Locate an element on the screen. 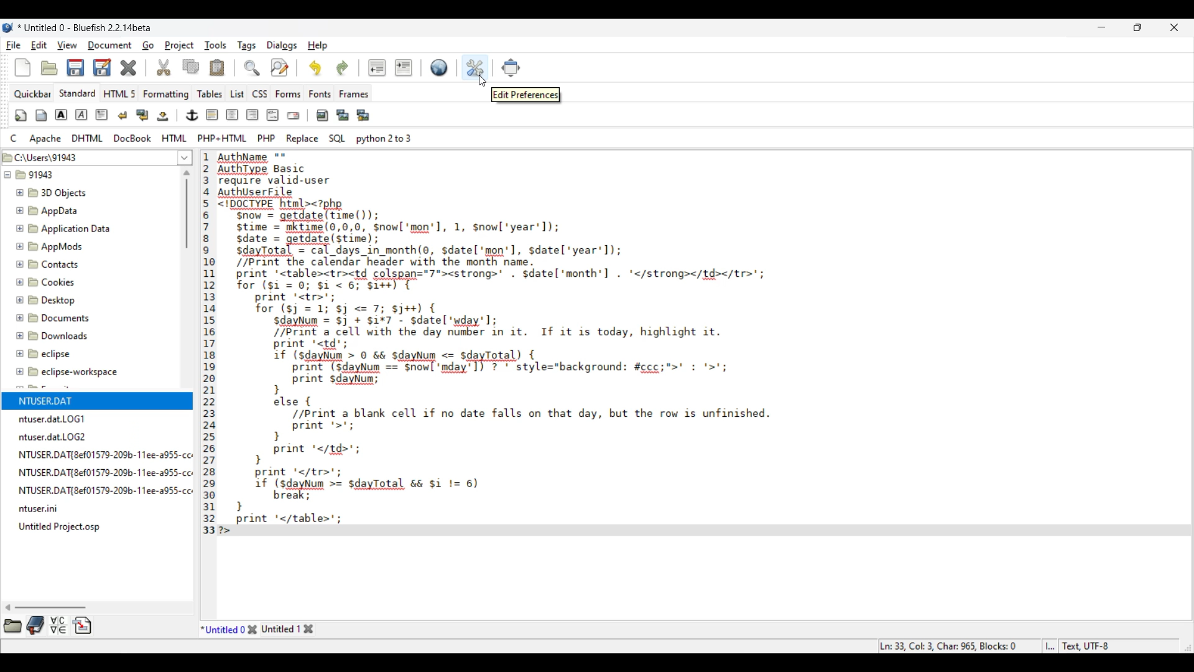 This screenshot has width=1194, height=672. New is located at coordinates (23, 68).